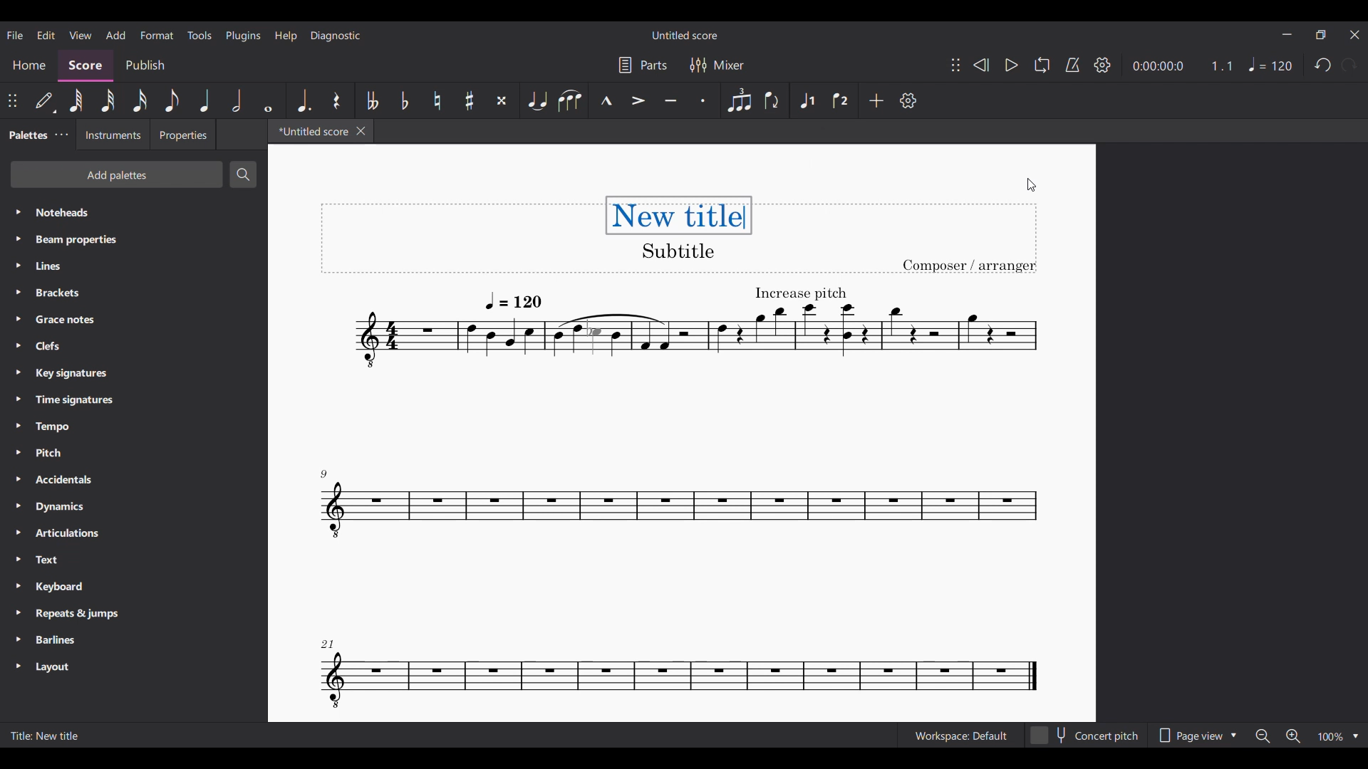 This screenshot has height=769, width=1368. I want to click on Show in smaller tab, so click(1321, 35).